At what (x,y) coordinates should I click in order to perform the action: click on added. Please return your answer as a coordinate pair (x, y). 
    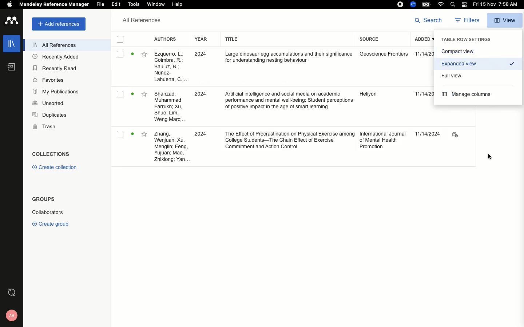
    Looking at the image, I should click on (416, 40).